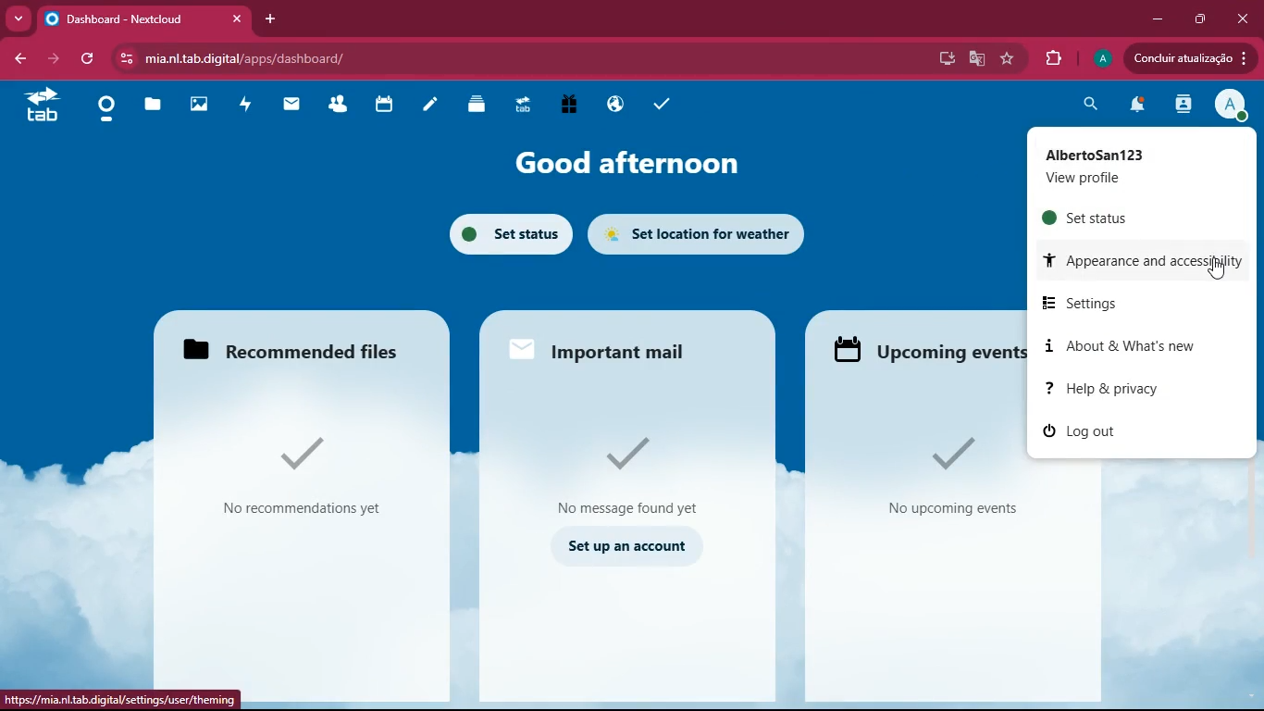 Image resolution: width=1264 pixels, height=711 pixels. What do you see at coordinates (205, 106) in the screenshot?
I see `images` at bounding box center [205, 106].